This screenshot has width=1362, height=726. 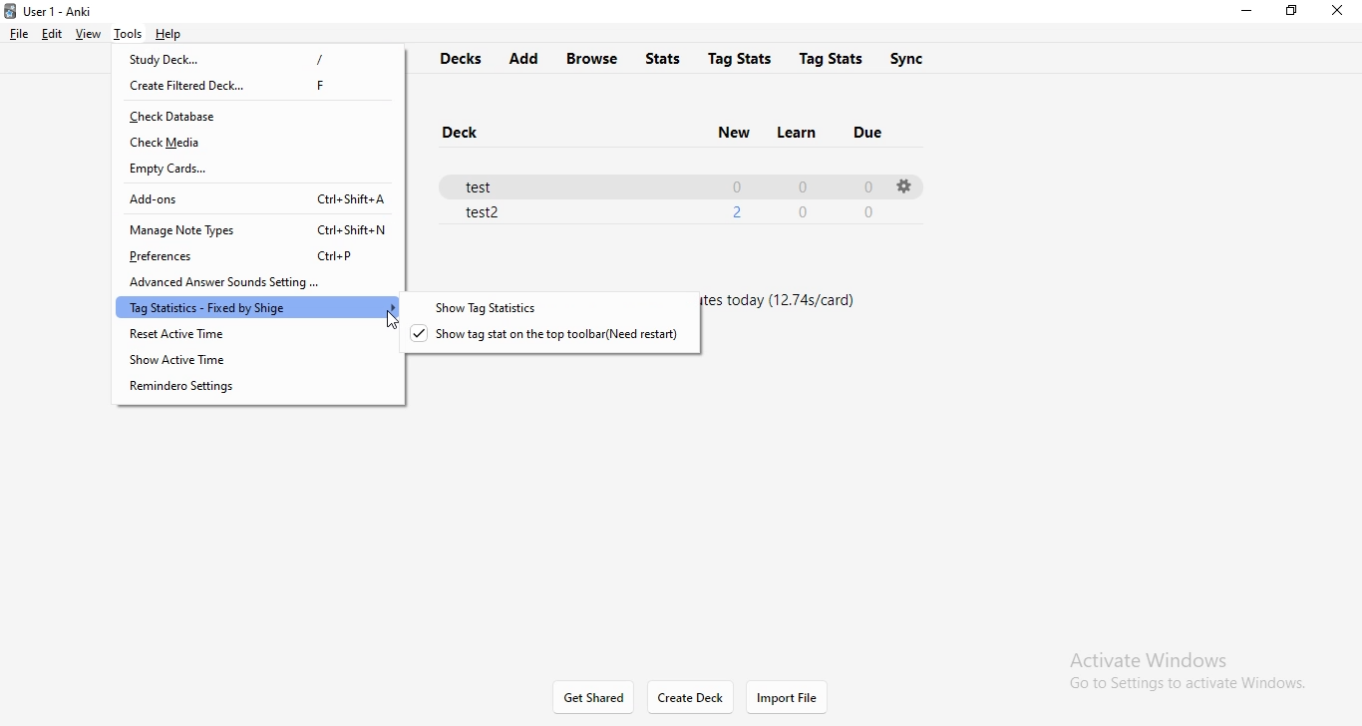 What do you see at coordinates (256, 227) in the screenshot?
I see `manage note types` at bounding box center [256, 227].